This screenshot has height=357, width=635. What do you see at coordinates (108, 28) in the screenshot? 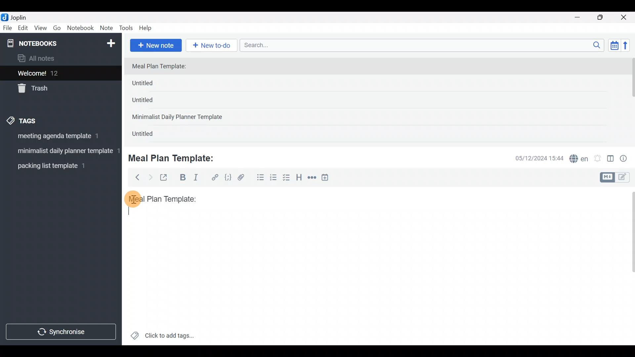
I see `Note` at bounding box center [108, 28].